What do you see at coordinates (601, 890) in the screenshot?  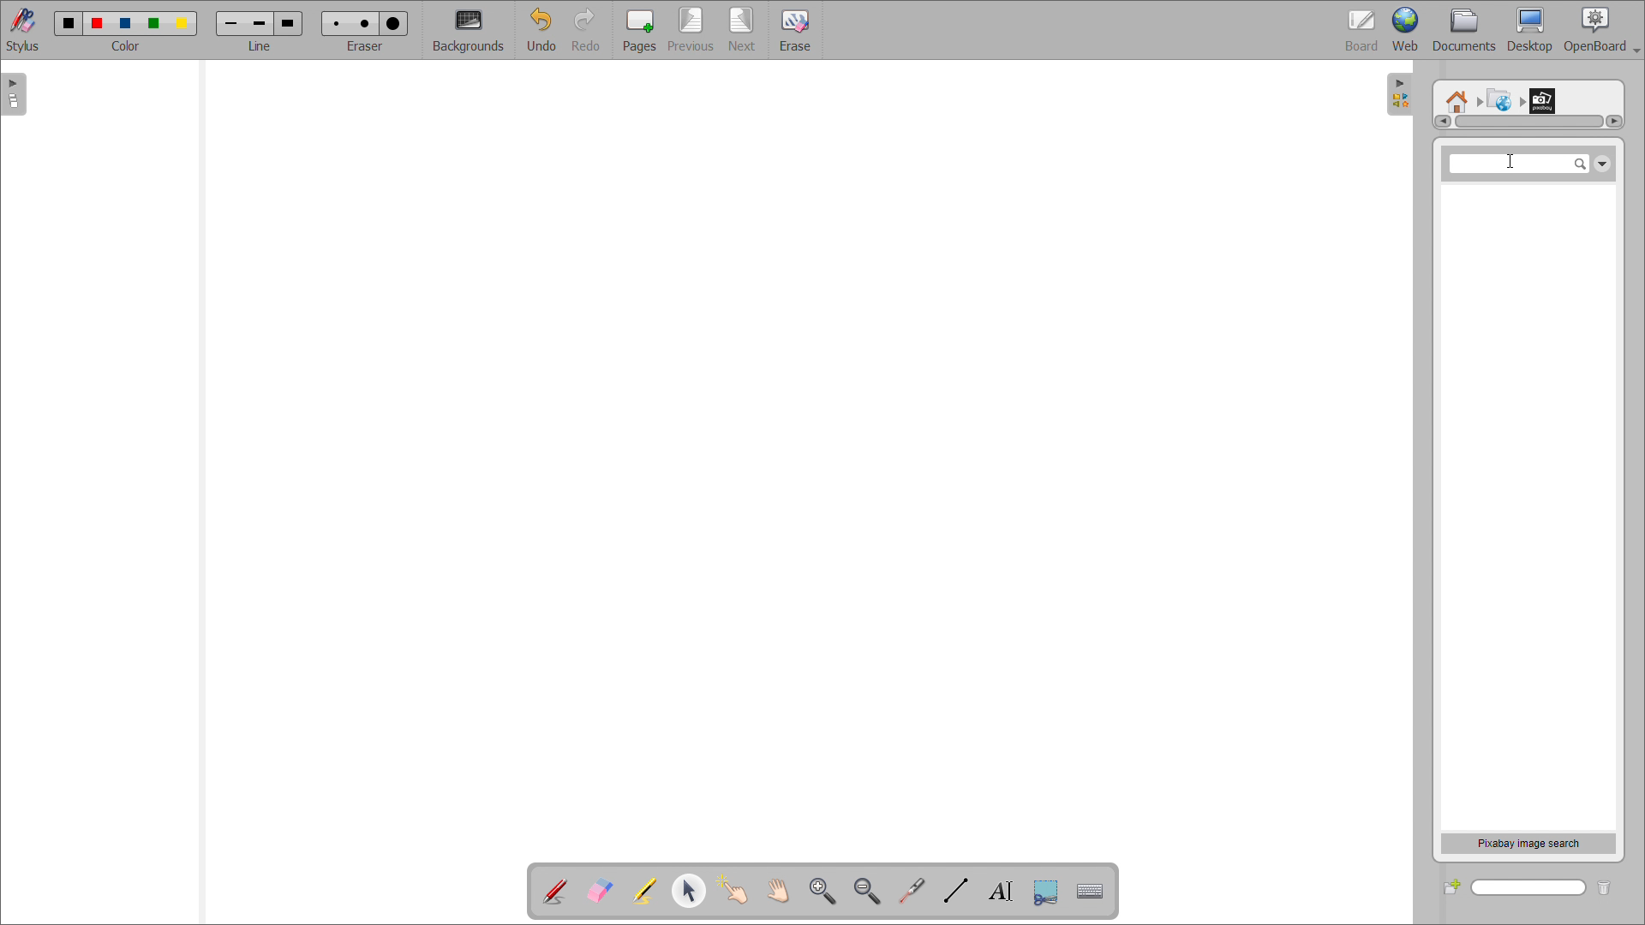 I see `erase annotation` at bounding box center [601, 890].